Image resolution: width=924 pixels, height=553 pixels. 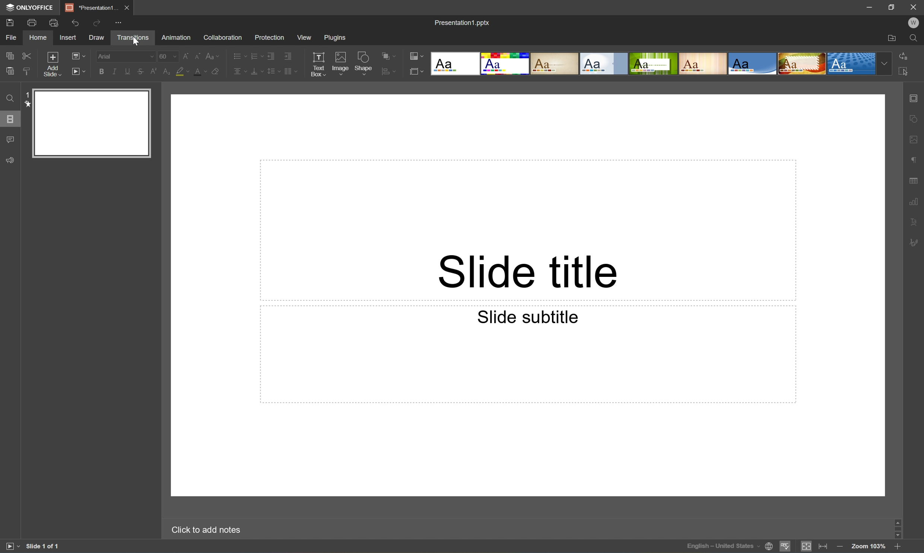 I want to click on Change color theme, so click(x=417, y=55).